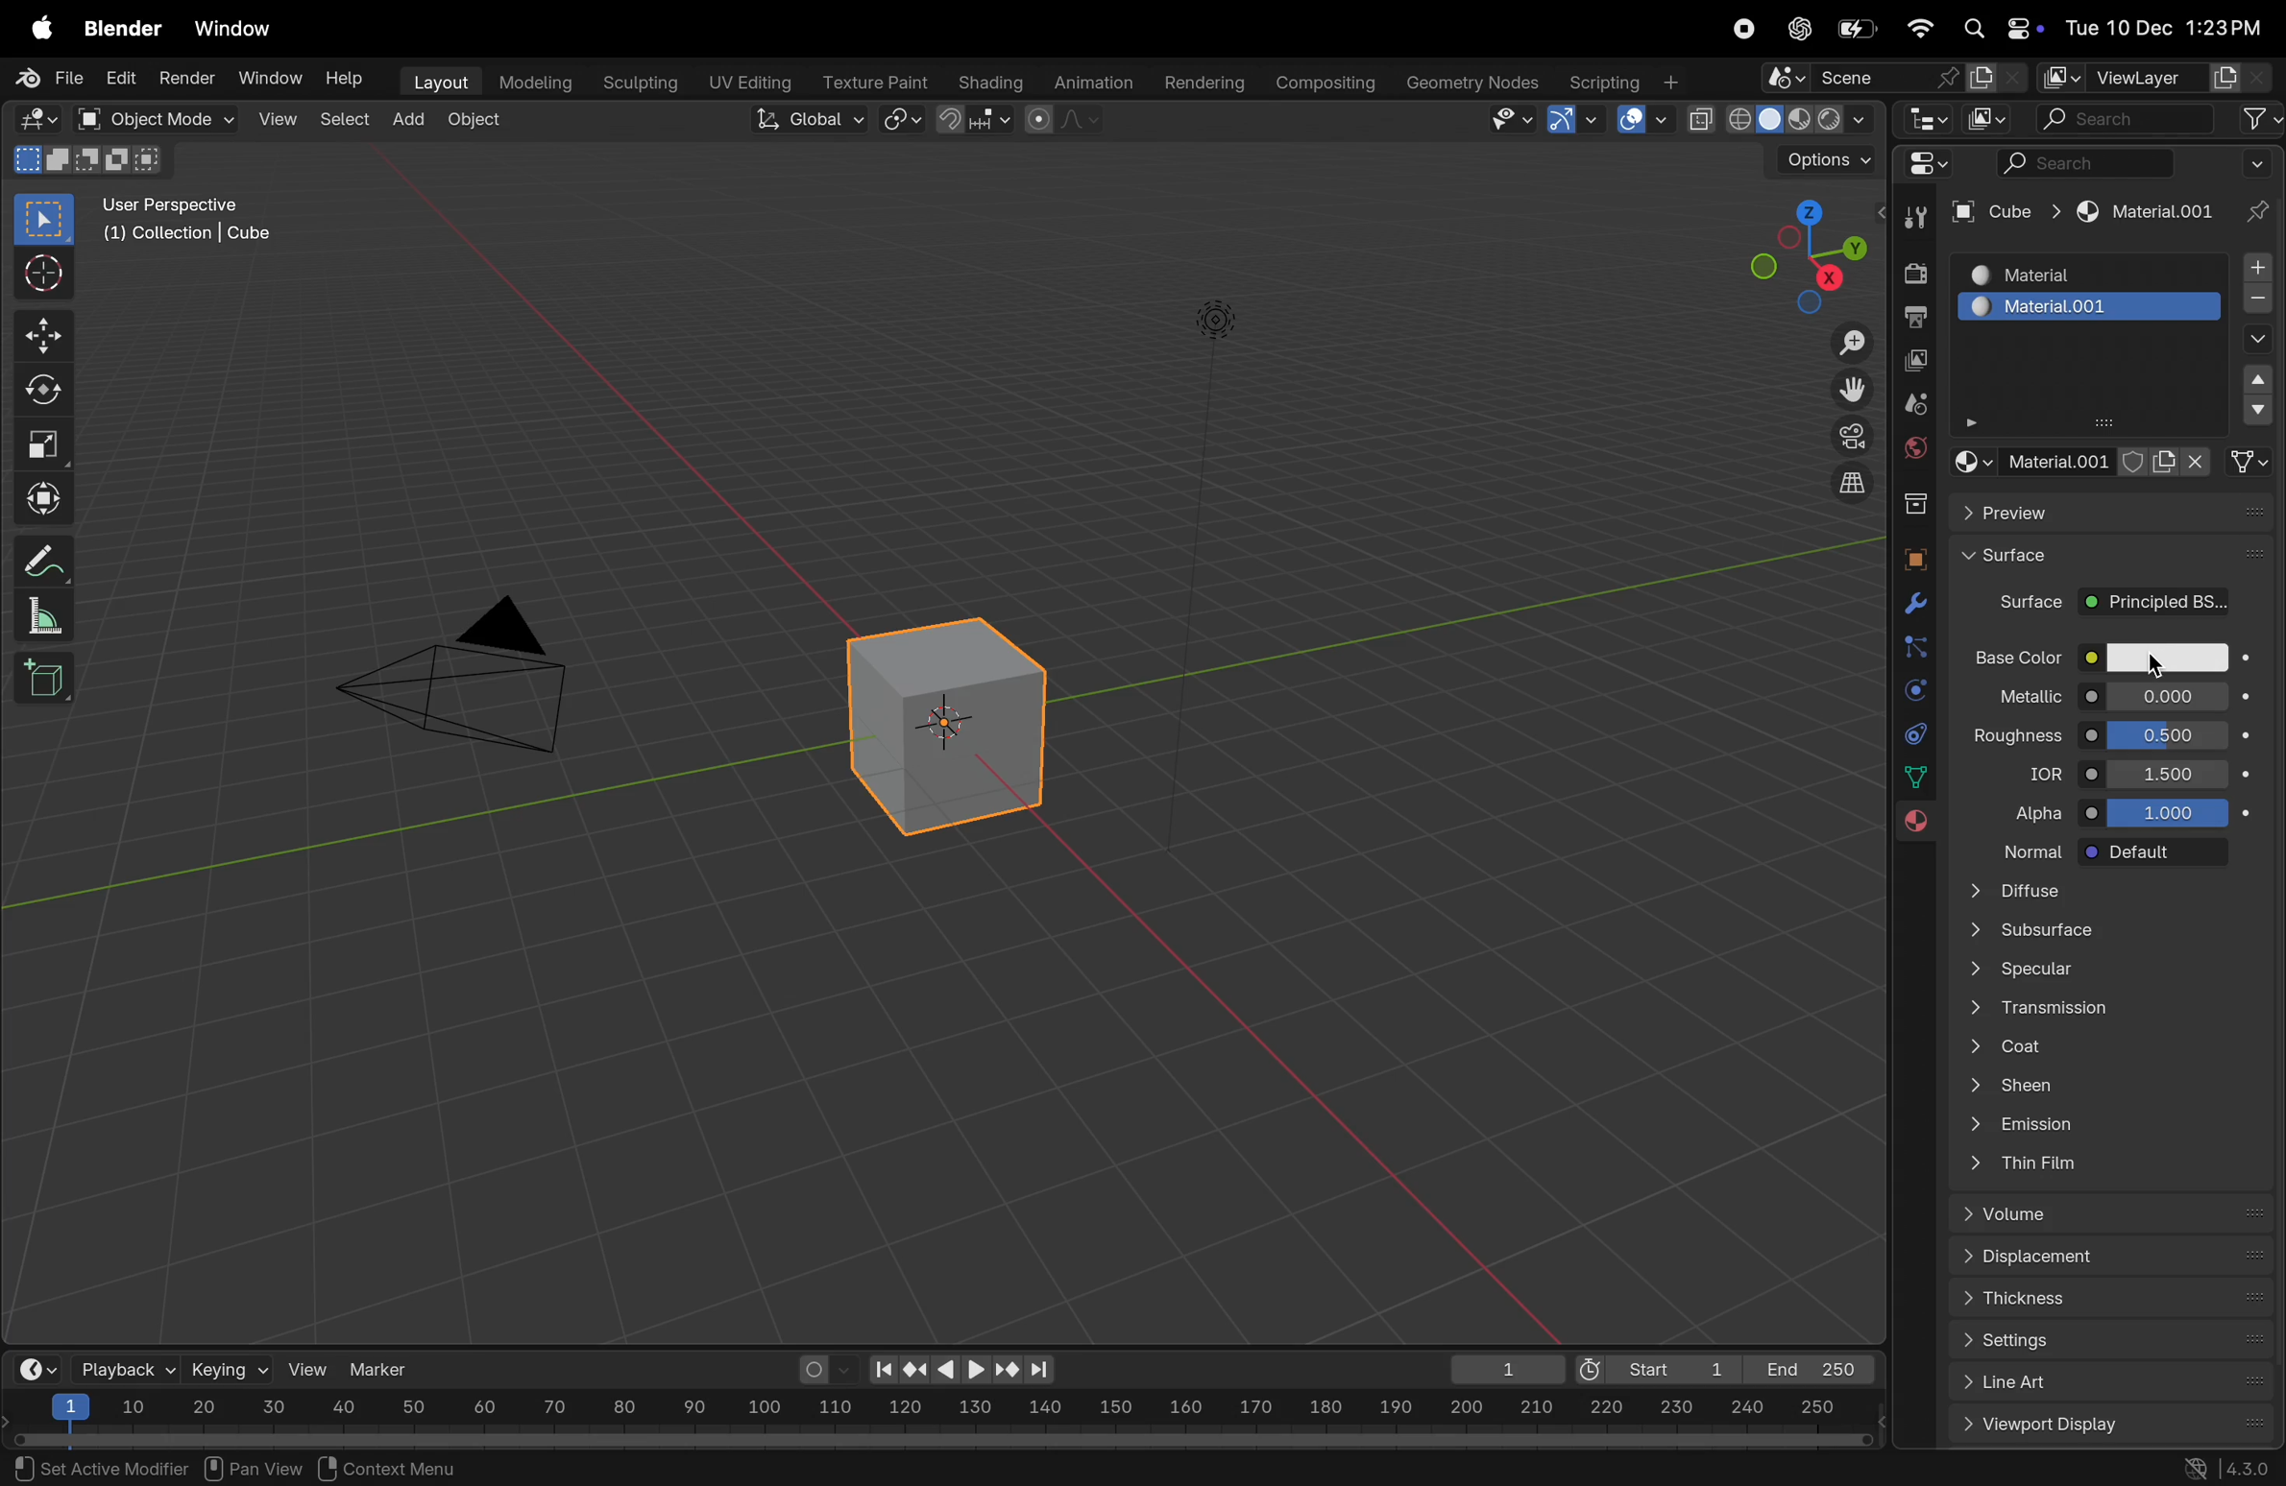  Describe the element at coordinates (1851, 386) in the screenshot. I see `move the view` at that location.